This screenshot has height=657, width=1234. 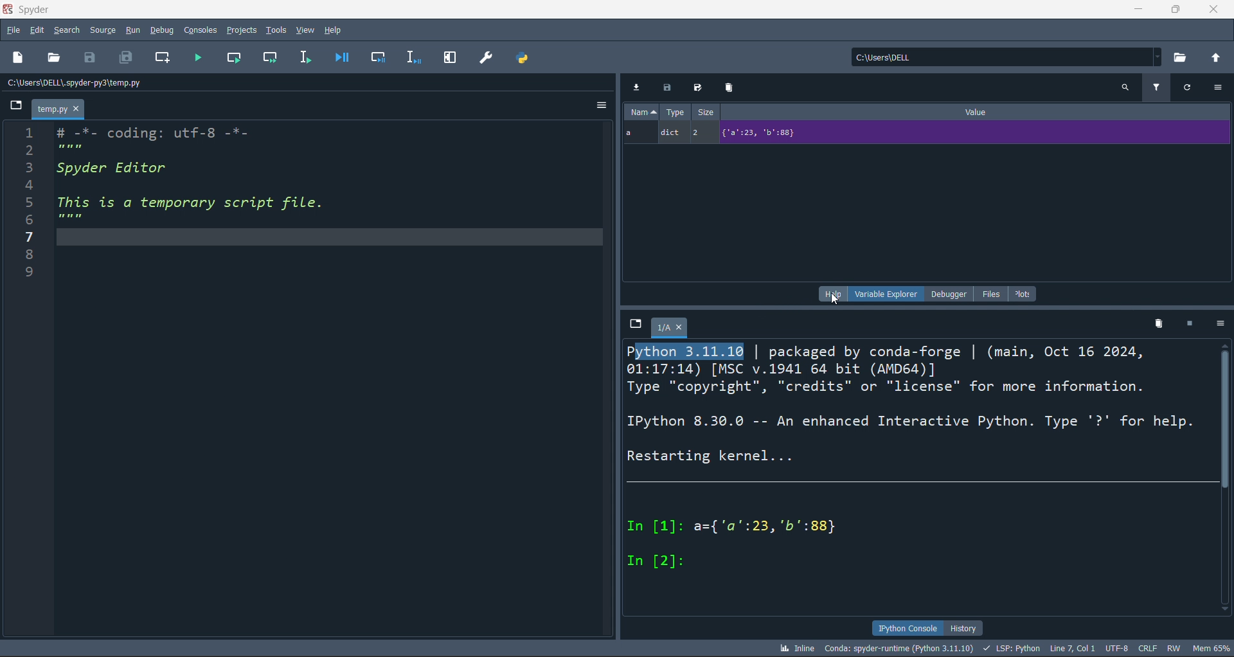 I want to click on LINE 7, COL 1, so click(x=1073, y=646).